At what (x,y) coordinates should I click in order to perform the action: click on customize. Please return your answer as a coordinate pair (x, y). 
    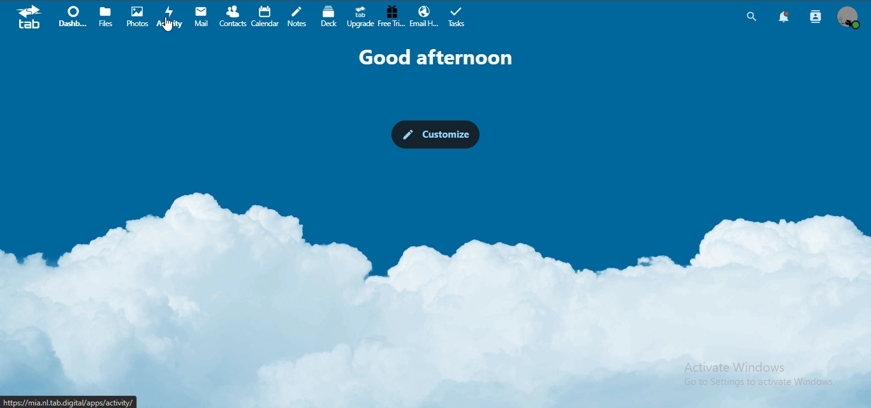
    Looking at the image, I should click on (435, 135).